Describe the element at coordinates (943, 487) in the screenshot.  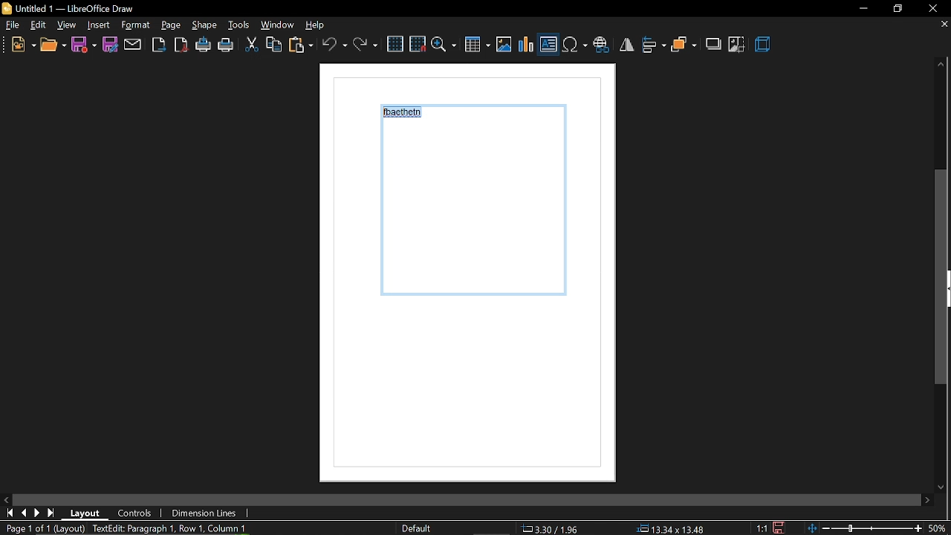
I see `Move down` at that location.